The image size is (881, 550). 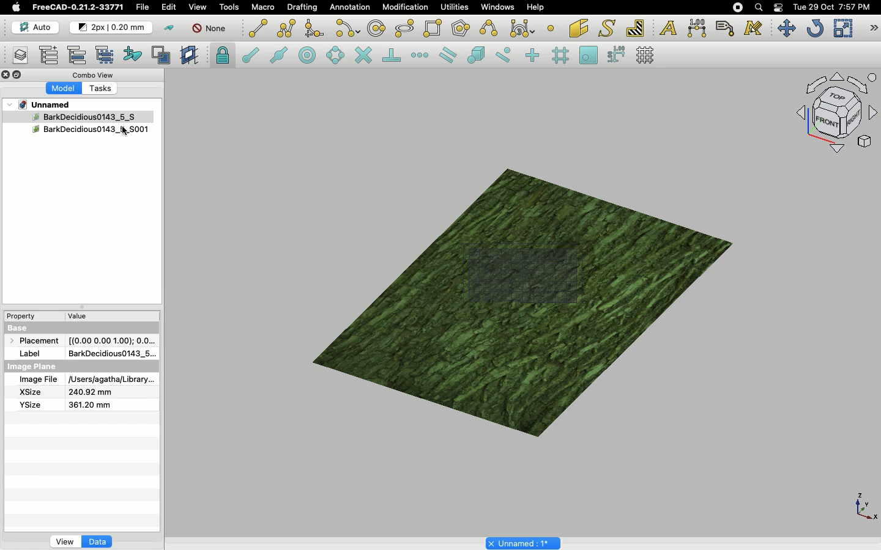 I want to click on FreeCAD, so click(x=79, y=7).